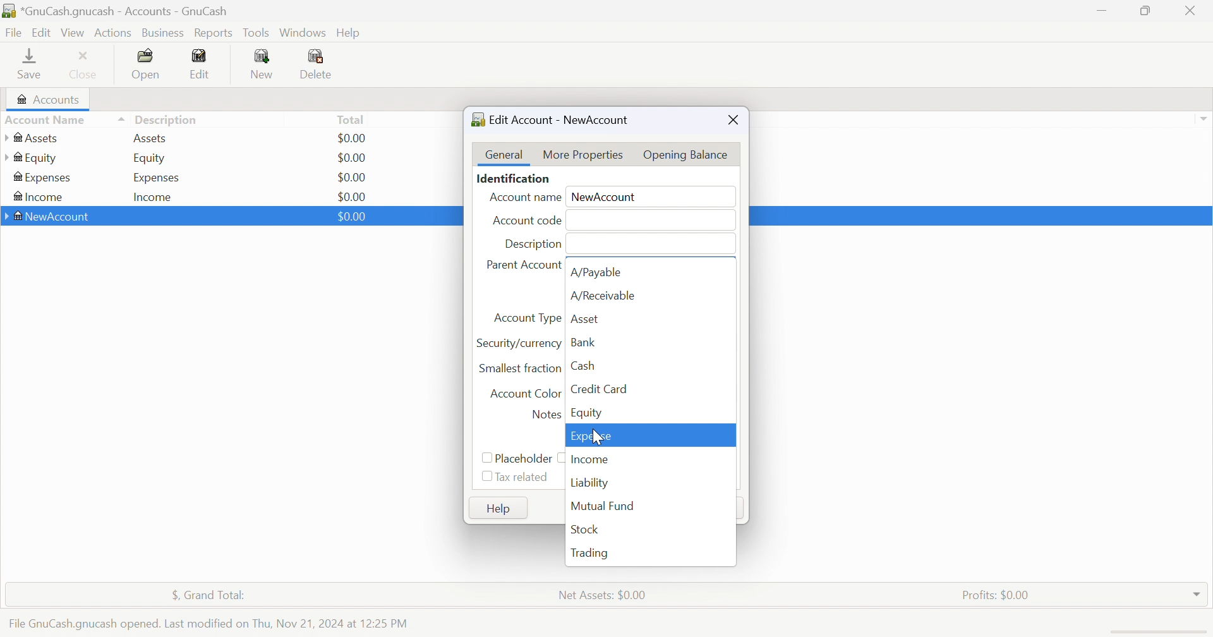 This screenshot has width=1213, height=637. I want to click on Total, so click(352, 119).